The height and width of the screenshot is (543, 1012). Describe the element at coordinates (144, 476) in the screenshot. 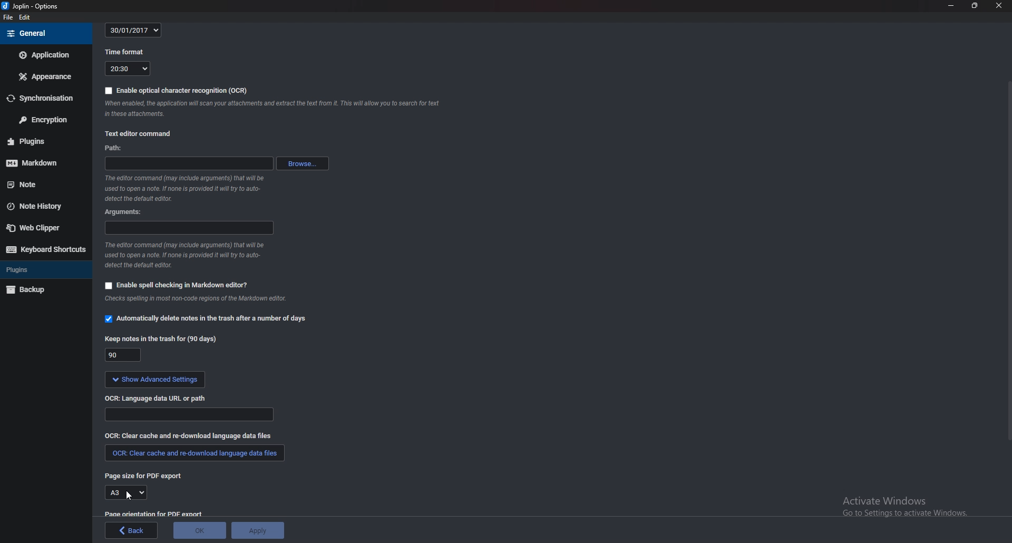

I see `page size for P D F export` at that location.